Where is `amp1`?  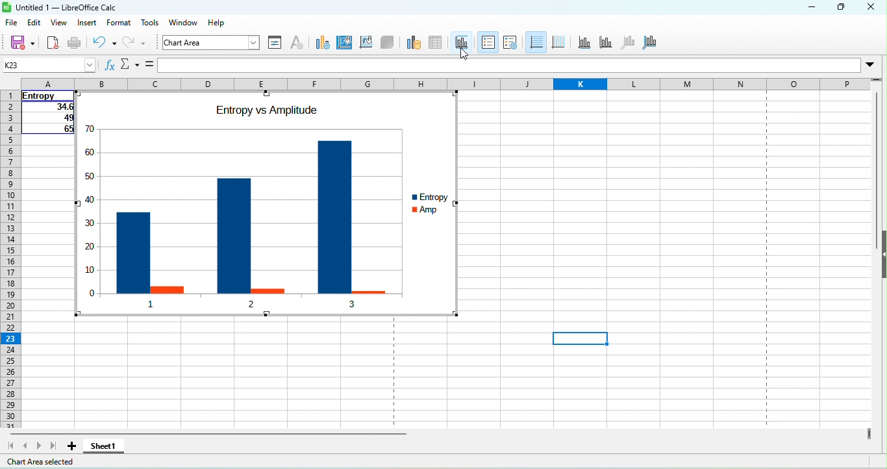
amp1 is located at coordinates (168, 288).